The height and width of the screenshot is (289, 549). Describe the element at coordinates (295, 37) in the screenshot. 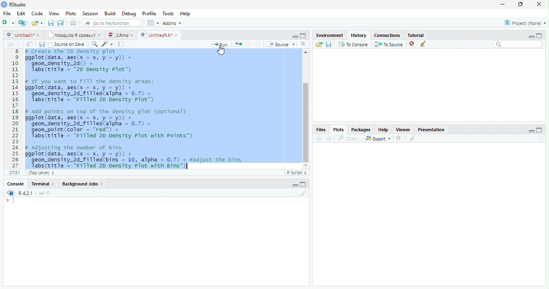

I see `minimize` at that location.